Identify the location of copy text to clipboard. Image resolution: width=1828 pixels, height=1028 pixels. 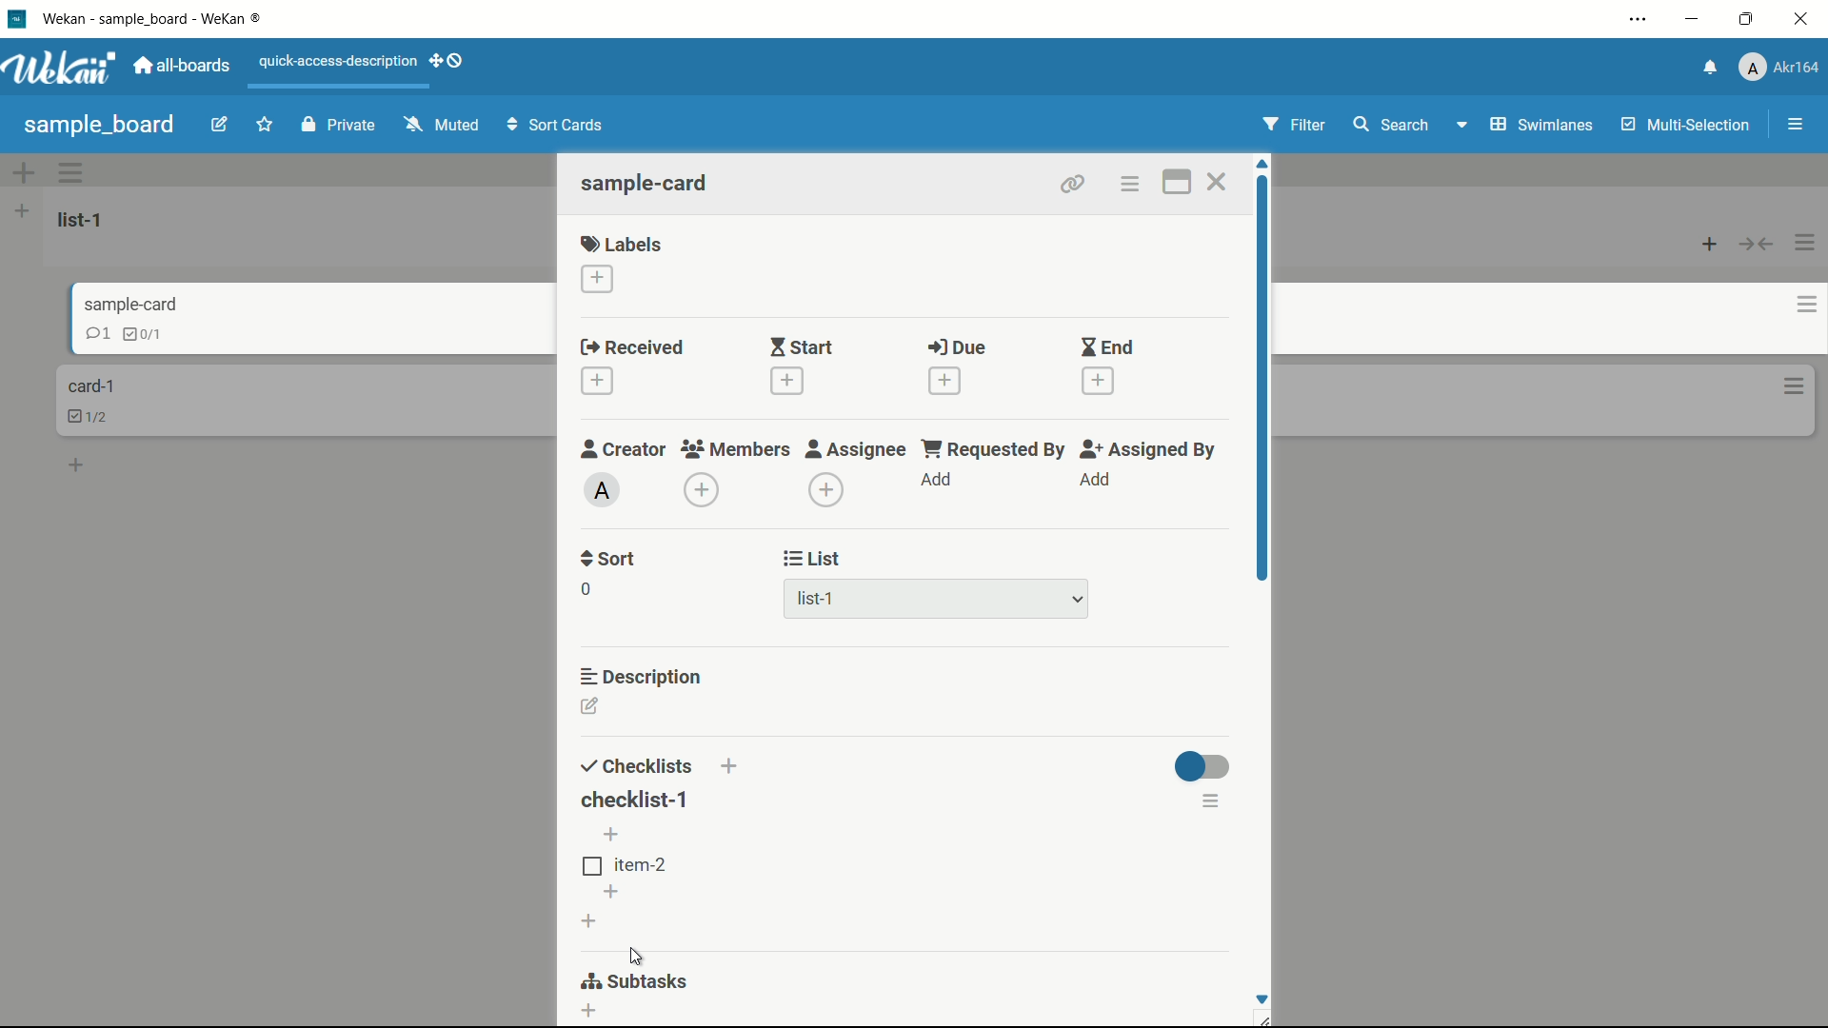
(1216, 850).